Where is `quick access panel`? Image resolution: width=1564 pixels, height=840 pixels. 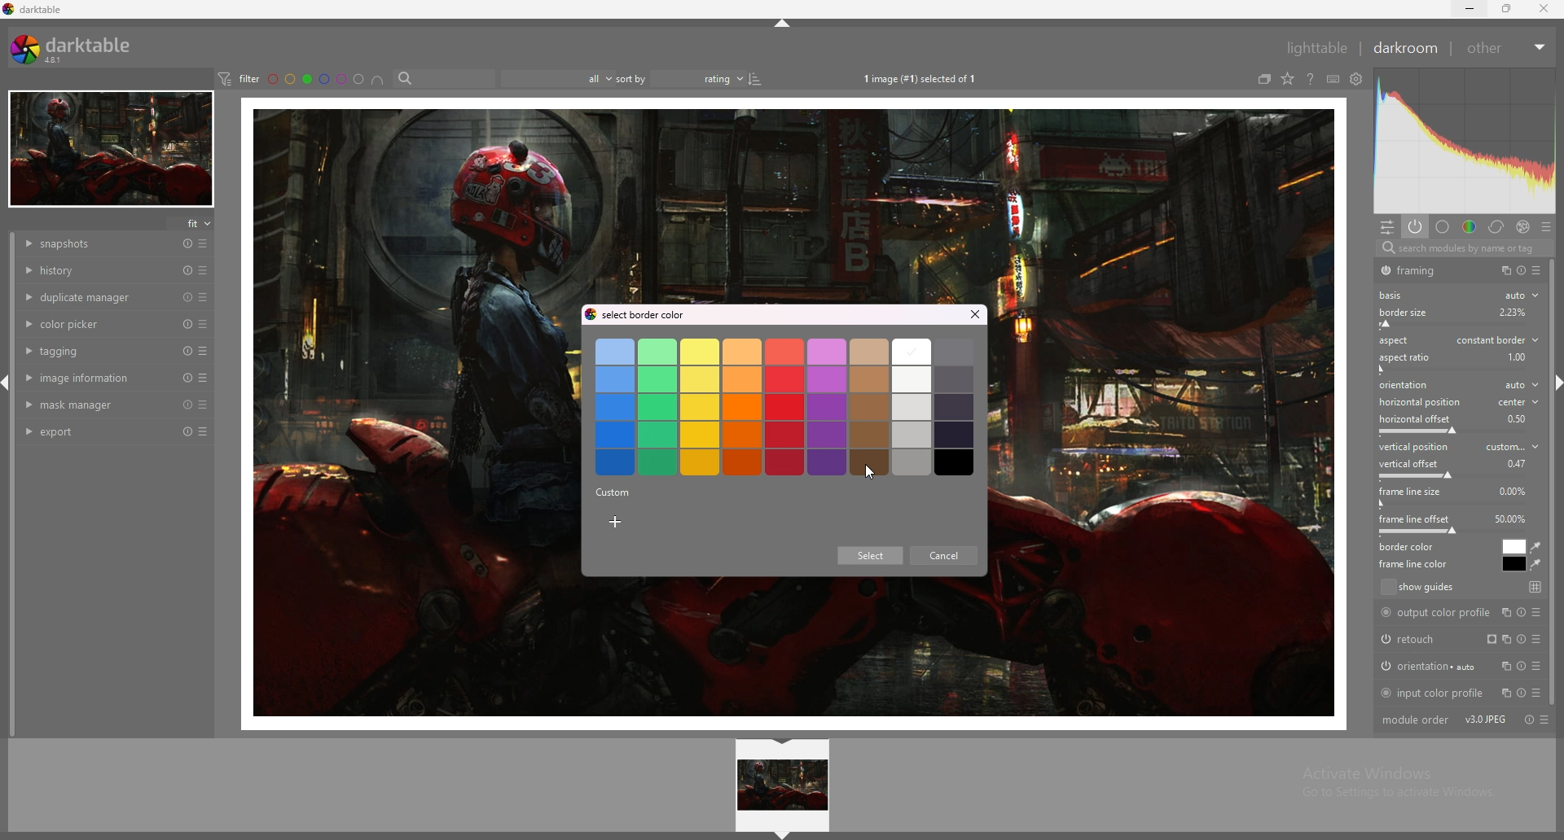 quick access panel is located at coordinates (1387, 228).